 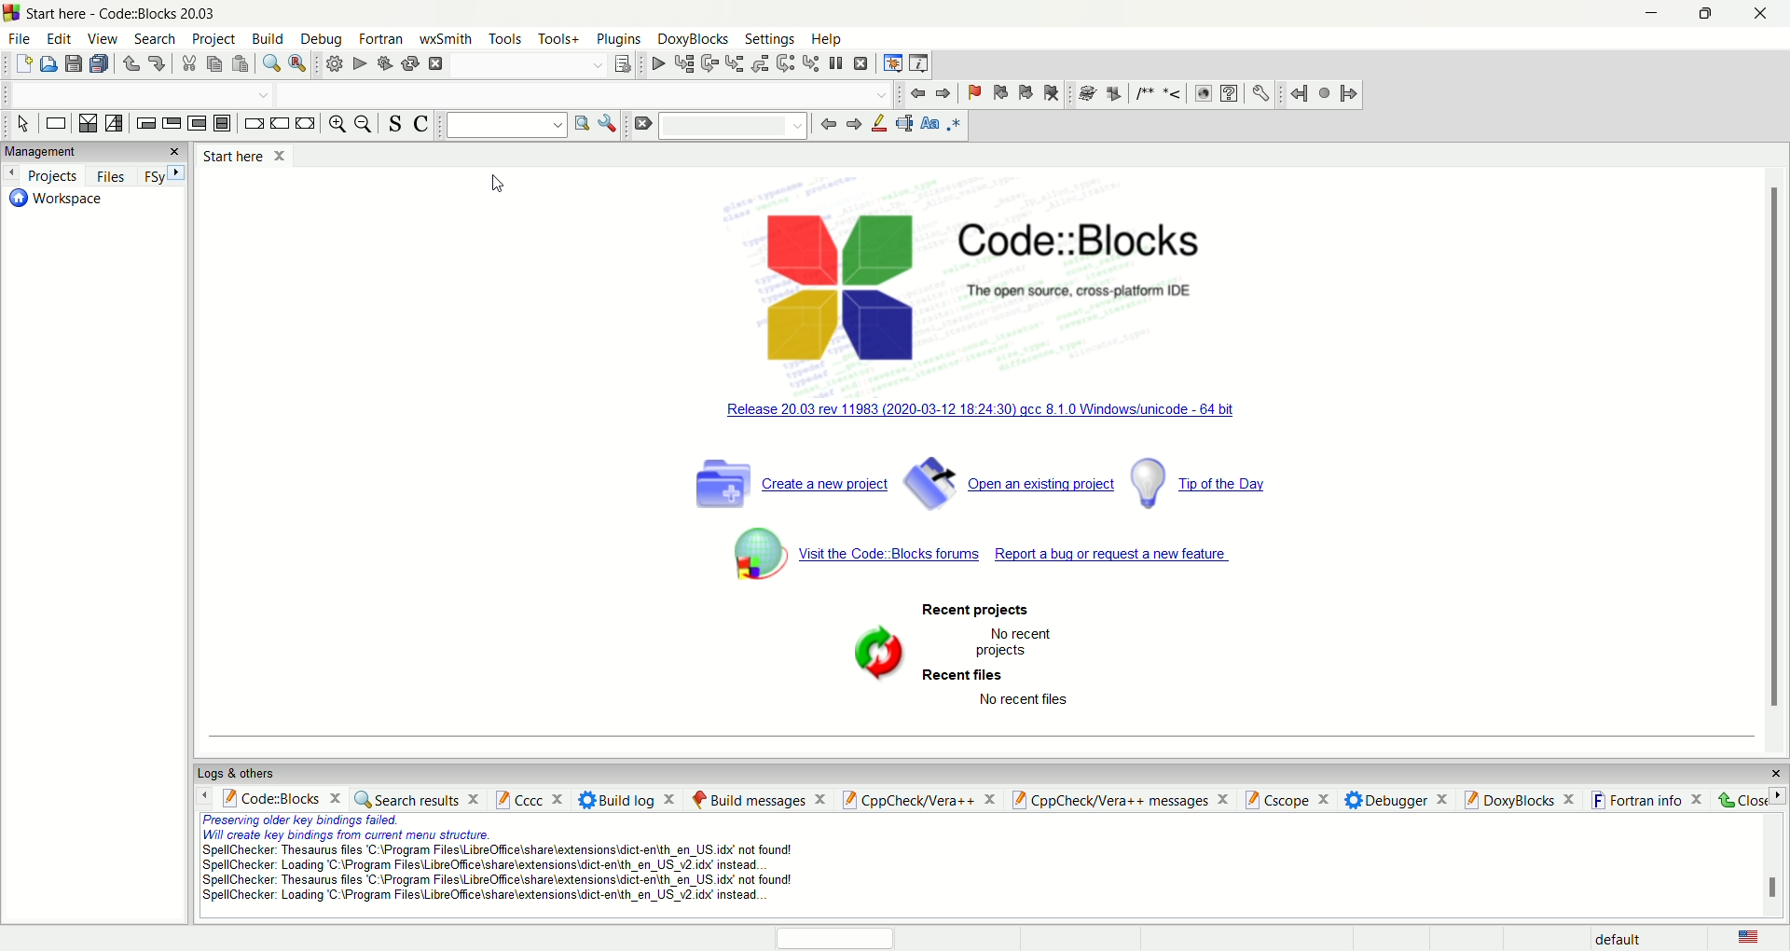 What do you see at coordinates (622, 40) in the screenshot?
I see `plugins` at bounding box center [622, 40].